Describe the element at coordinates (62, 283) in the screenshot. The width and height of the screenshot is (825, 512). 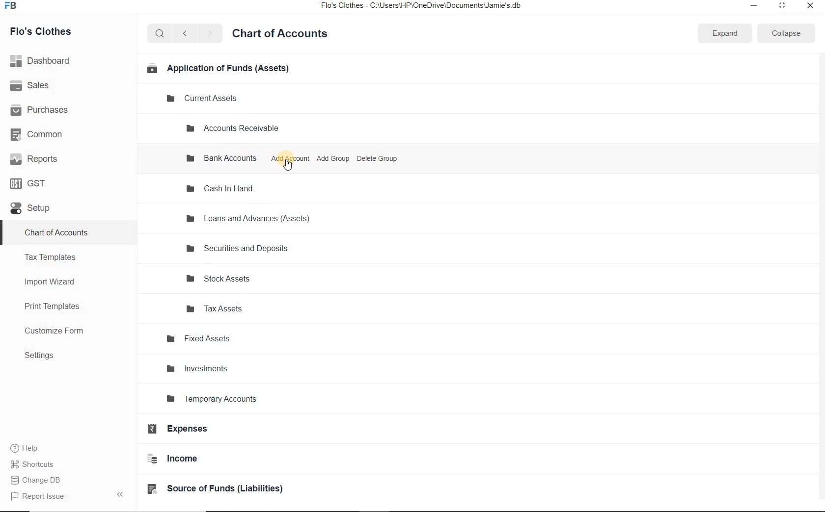
I see `Import Wizard` at that location.